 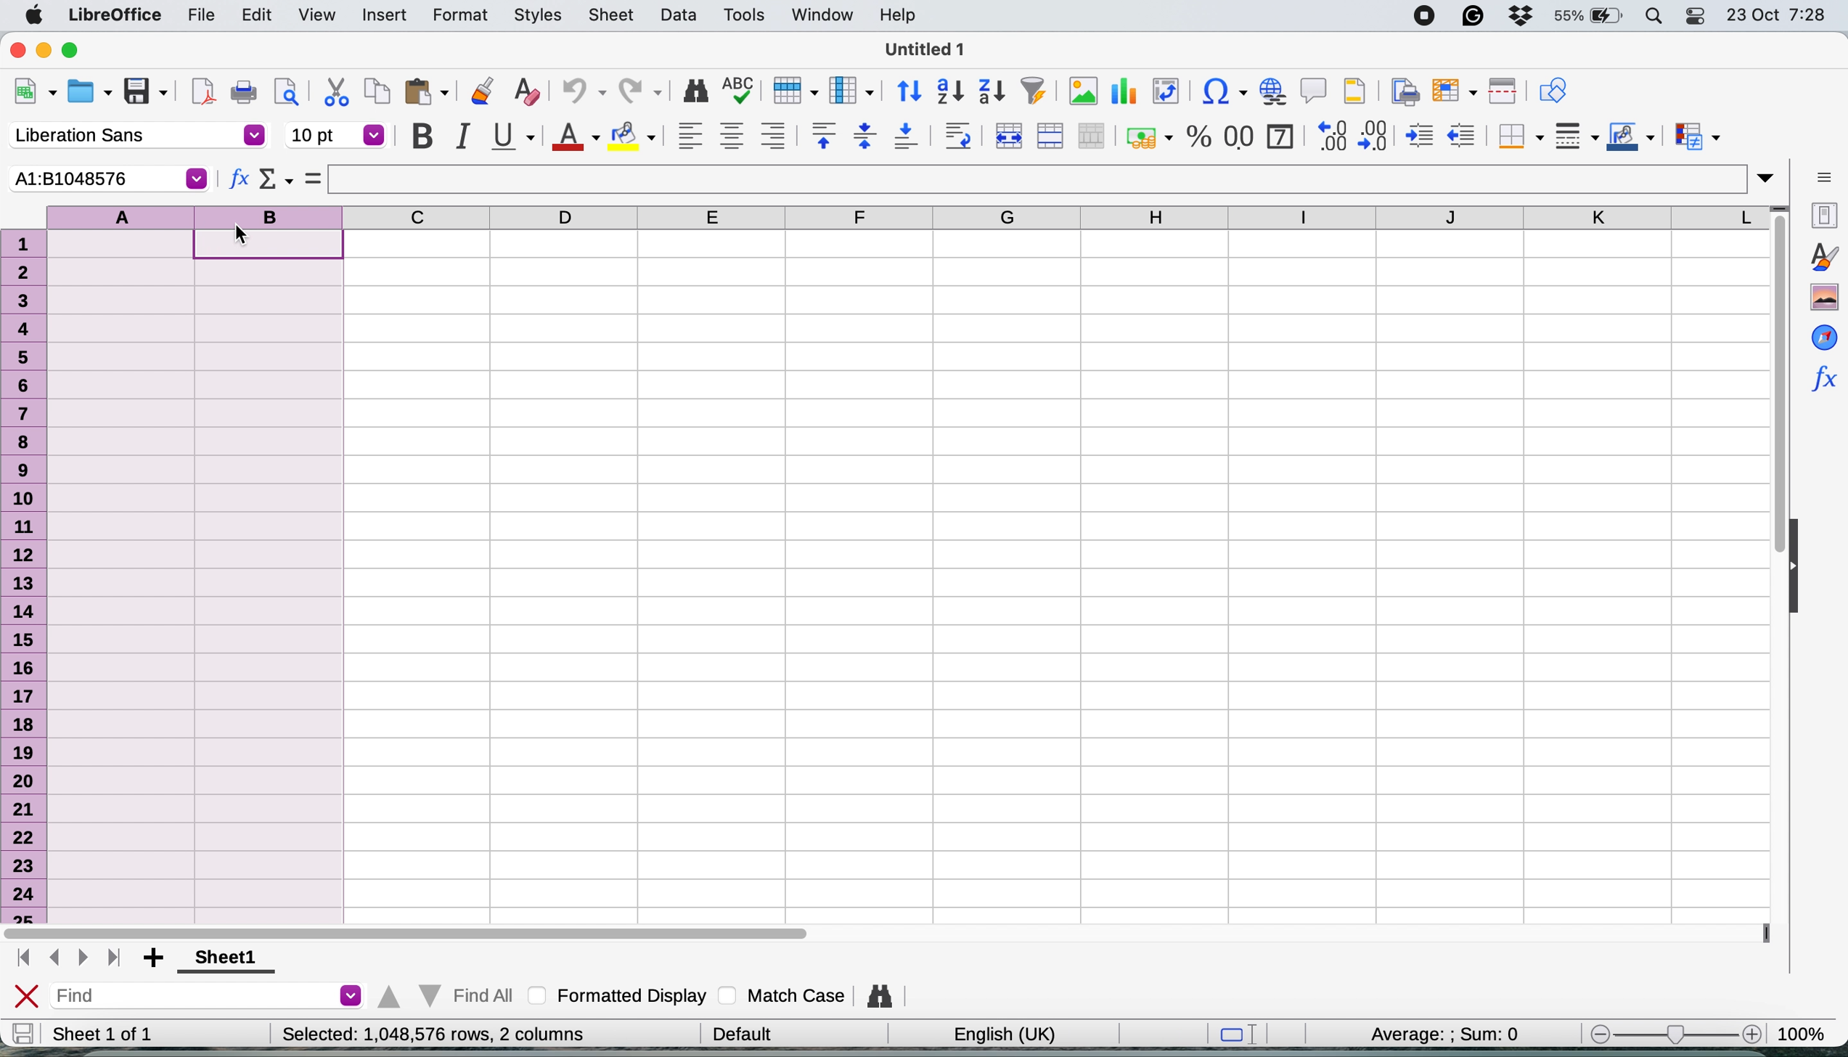 What do you see at coordinates (1692, 134) in the screenshot?
I see `conditional` at bounding box center [1692, 134].